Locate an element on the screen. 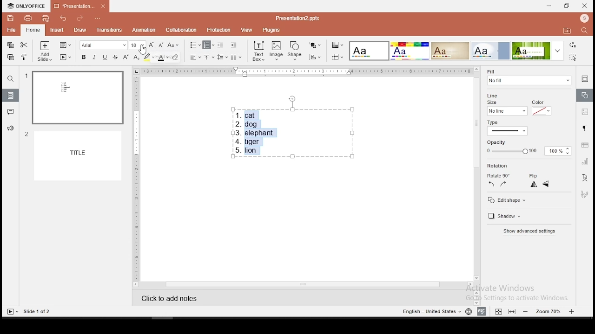  add slide is located at coordinates (44, 51).